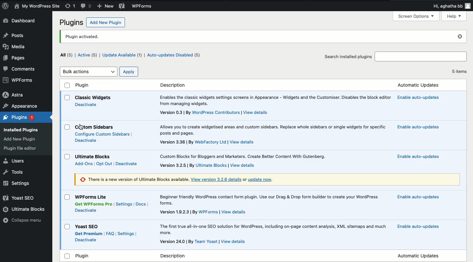  What do you see at coordinates (86, 7) in the screenshot?
I see `Comment` at bounding box center [86, 7].